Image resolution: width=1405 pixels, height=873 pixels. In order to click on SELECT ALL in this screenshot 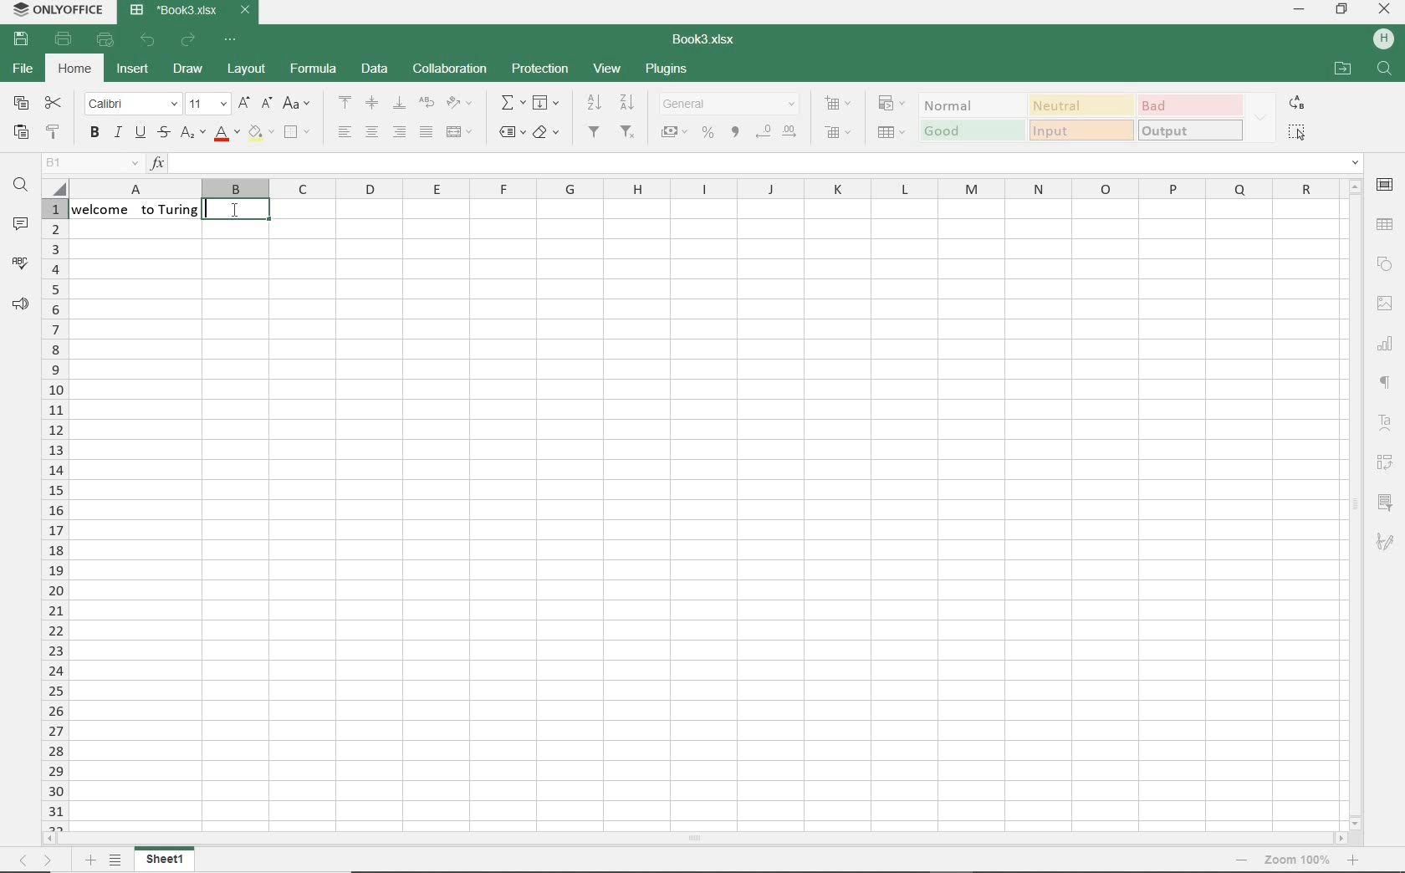, I will do `click(1297, 133)`.